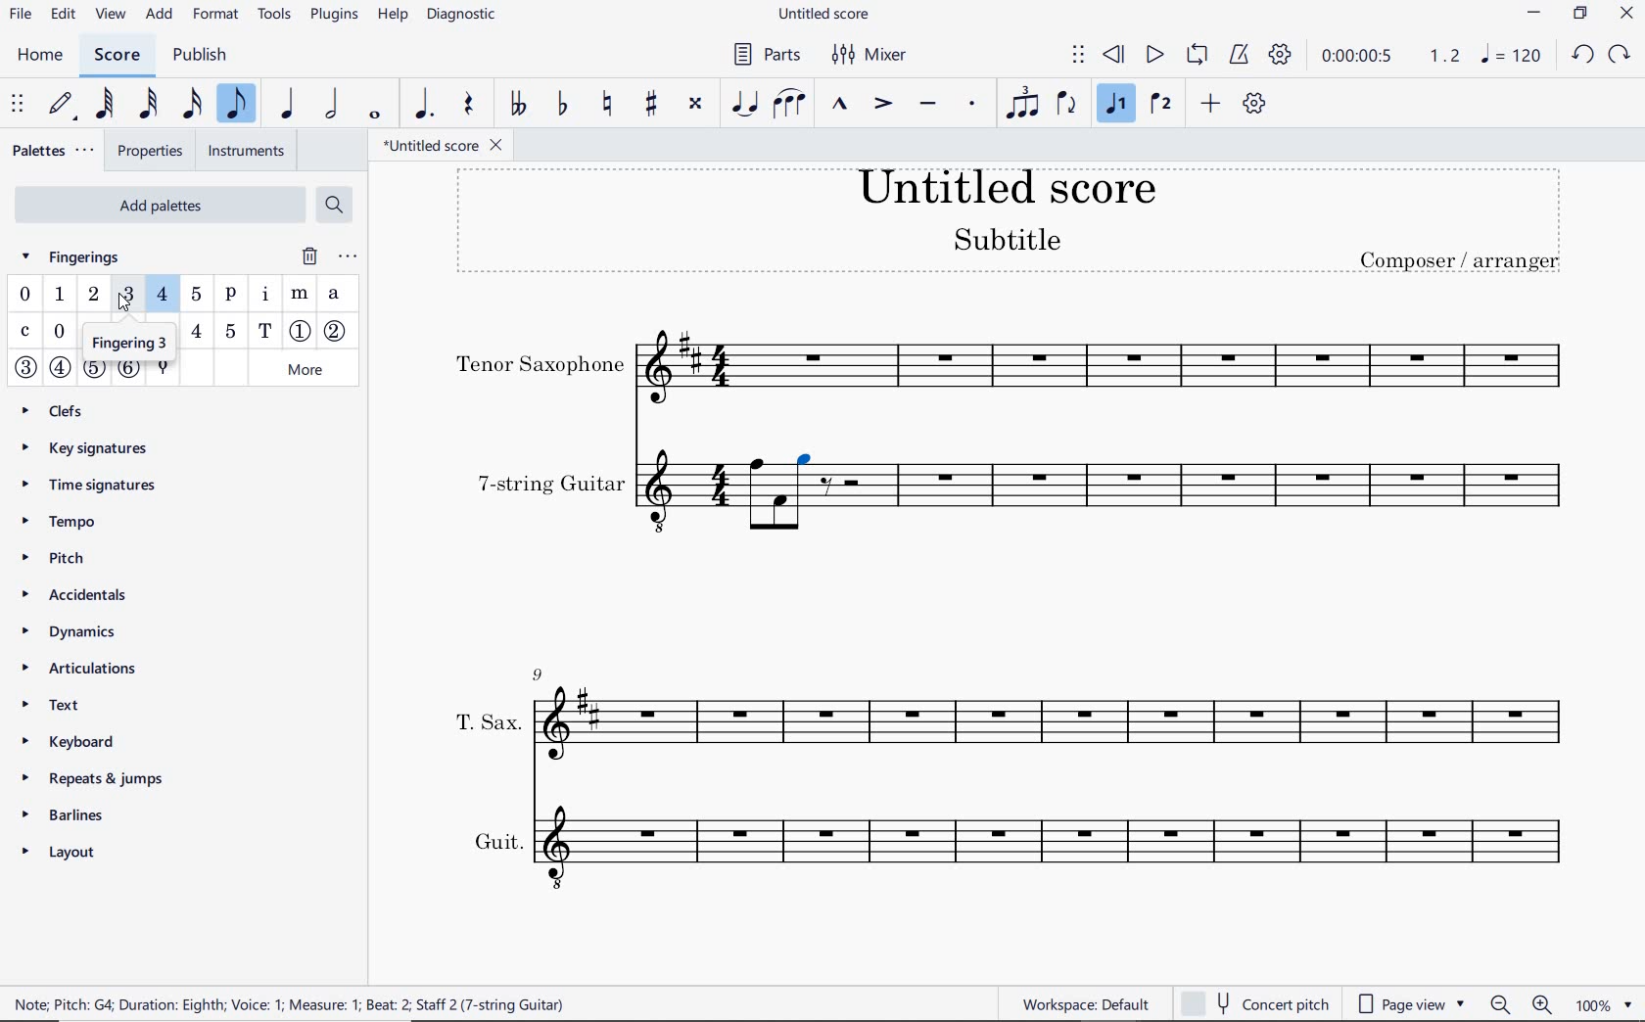 The image size is (1645, 1022). Describe the element at coordinates (1160, 105) in the screenshot. I see `VOICE 2` at that location.